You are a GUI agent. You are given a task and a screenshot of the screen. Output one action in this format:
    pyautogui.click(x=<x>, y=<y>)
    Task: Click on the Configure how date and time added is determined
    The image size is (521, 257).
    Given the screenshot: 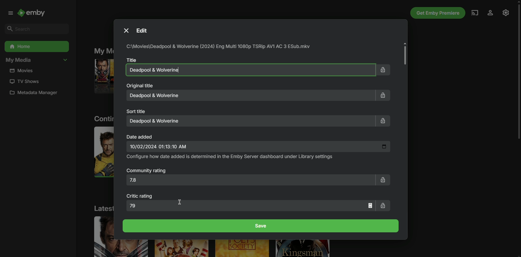 What is the action you would take?
    pyautogui.click(x=230, y=157)
    